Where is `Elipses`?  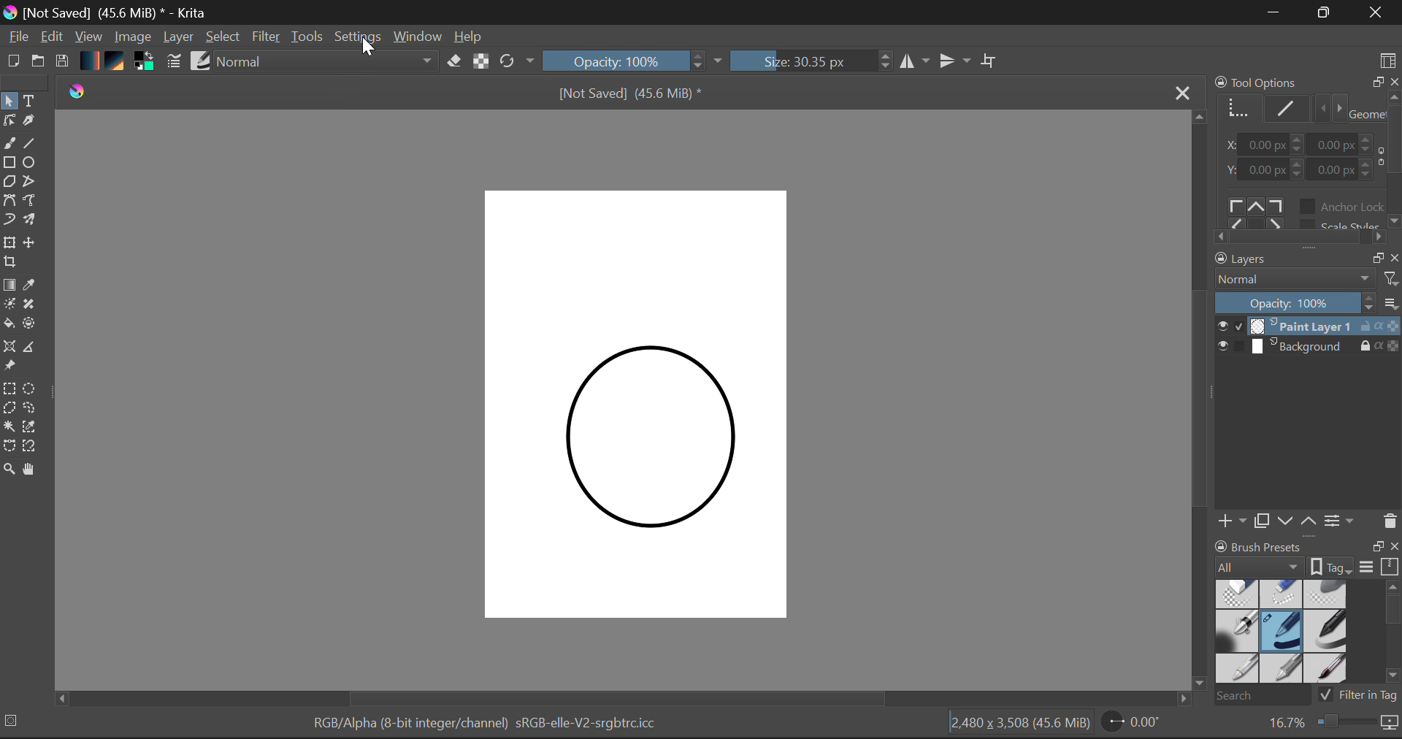
Elipses is located at coordinates (32, 162).